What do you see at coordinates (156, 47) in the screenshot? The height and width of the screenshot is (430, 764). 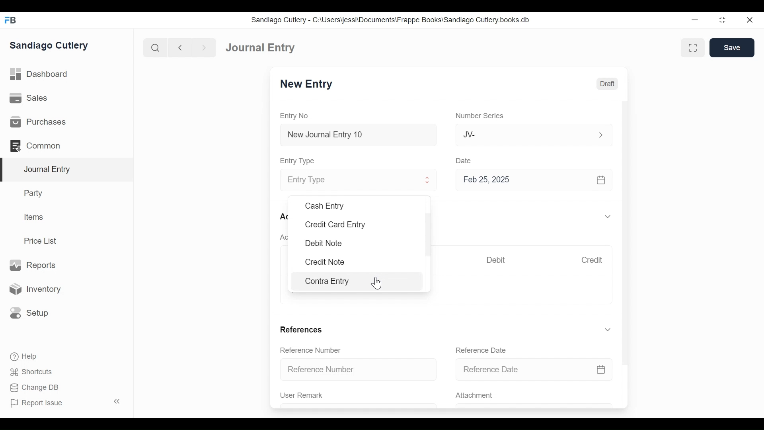 I see `Search` at bounding box center [156, 47].